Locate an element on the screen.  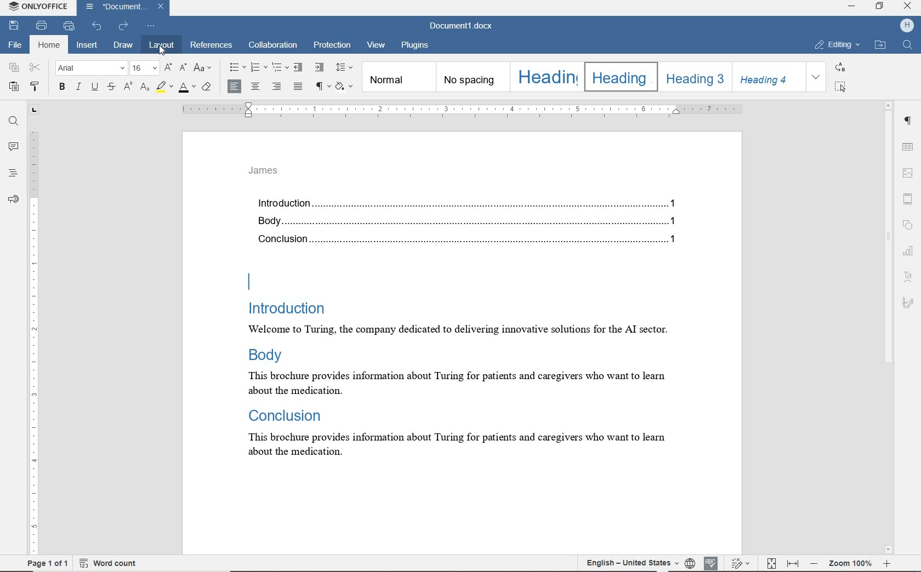
NO SPACING is located at coordinates (471, 77).